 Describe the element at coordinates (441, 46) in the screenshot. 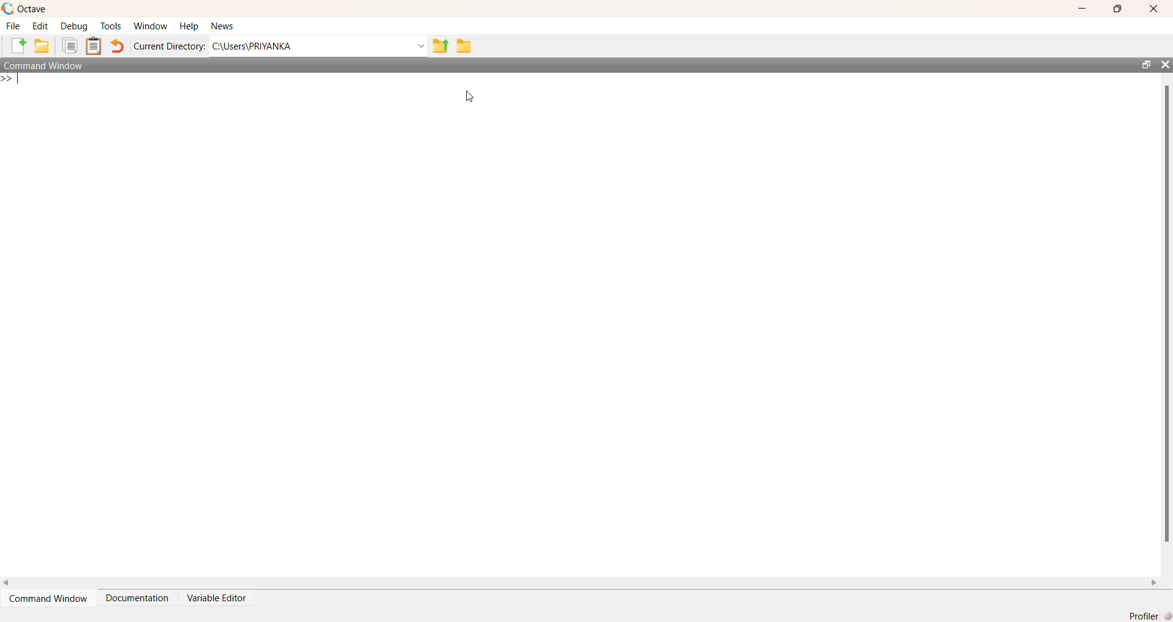

I see `parent directory` at that location.